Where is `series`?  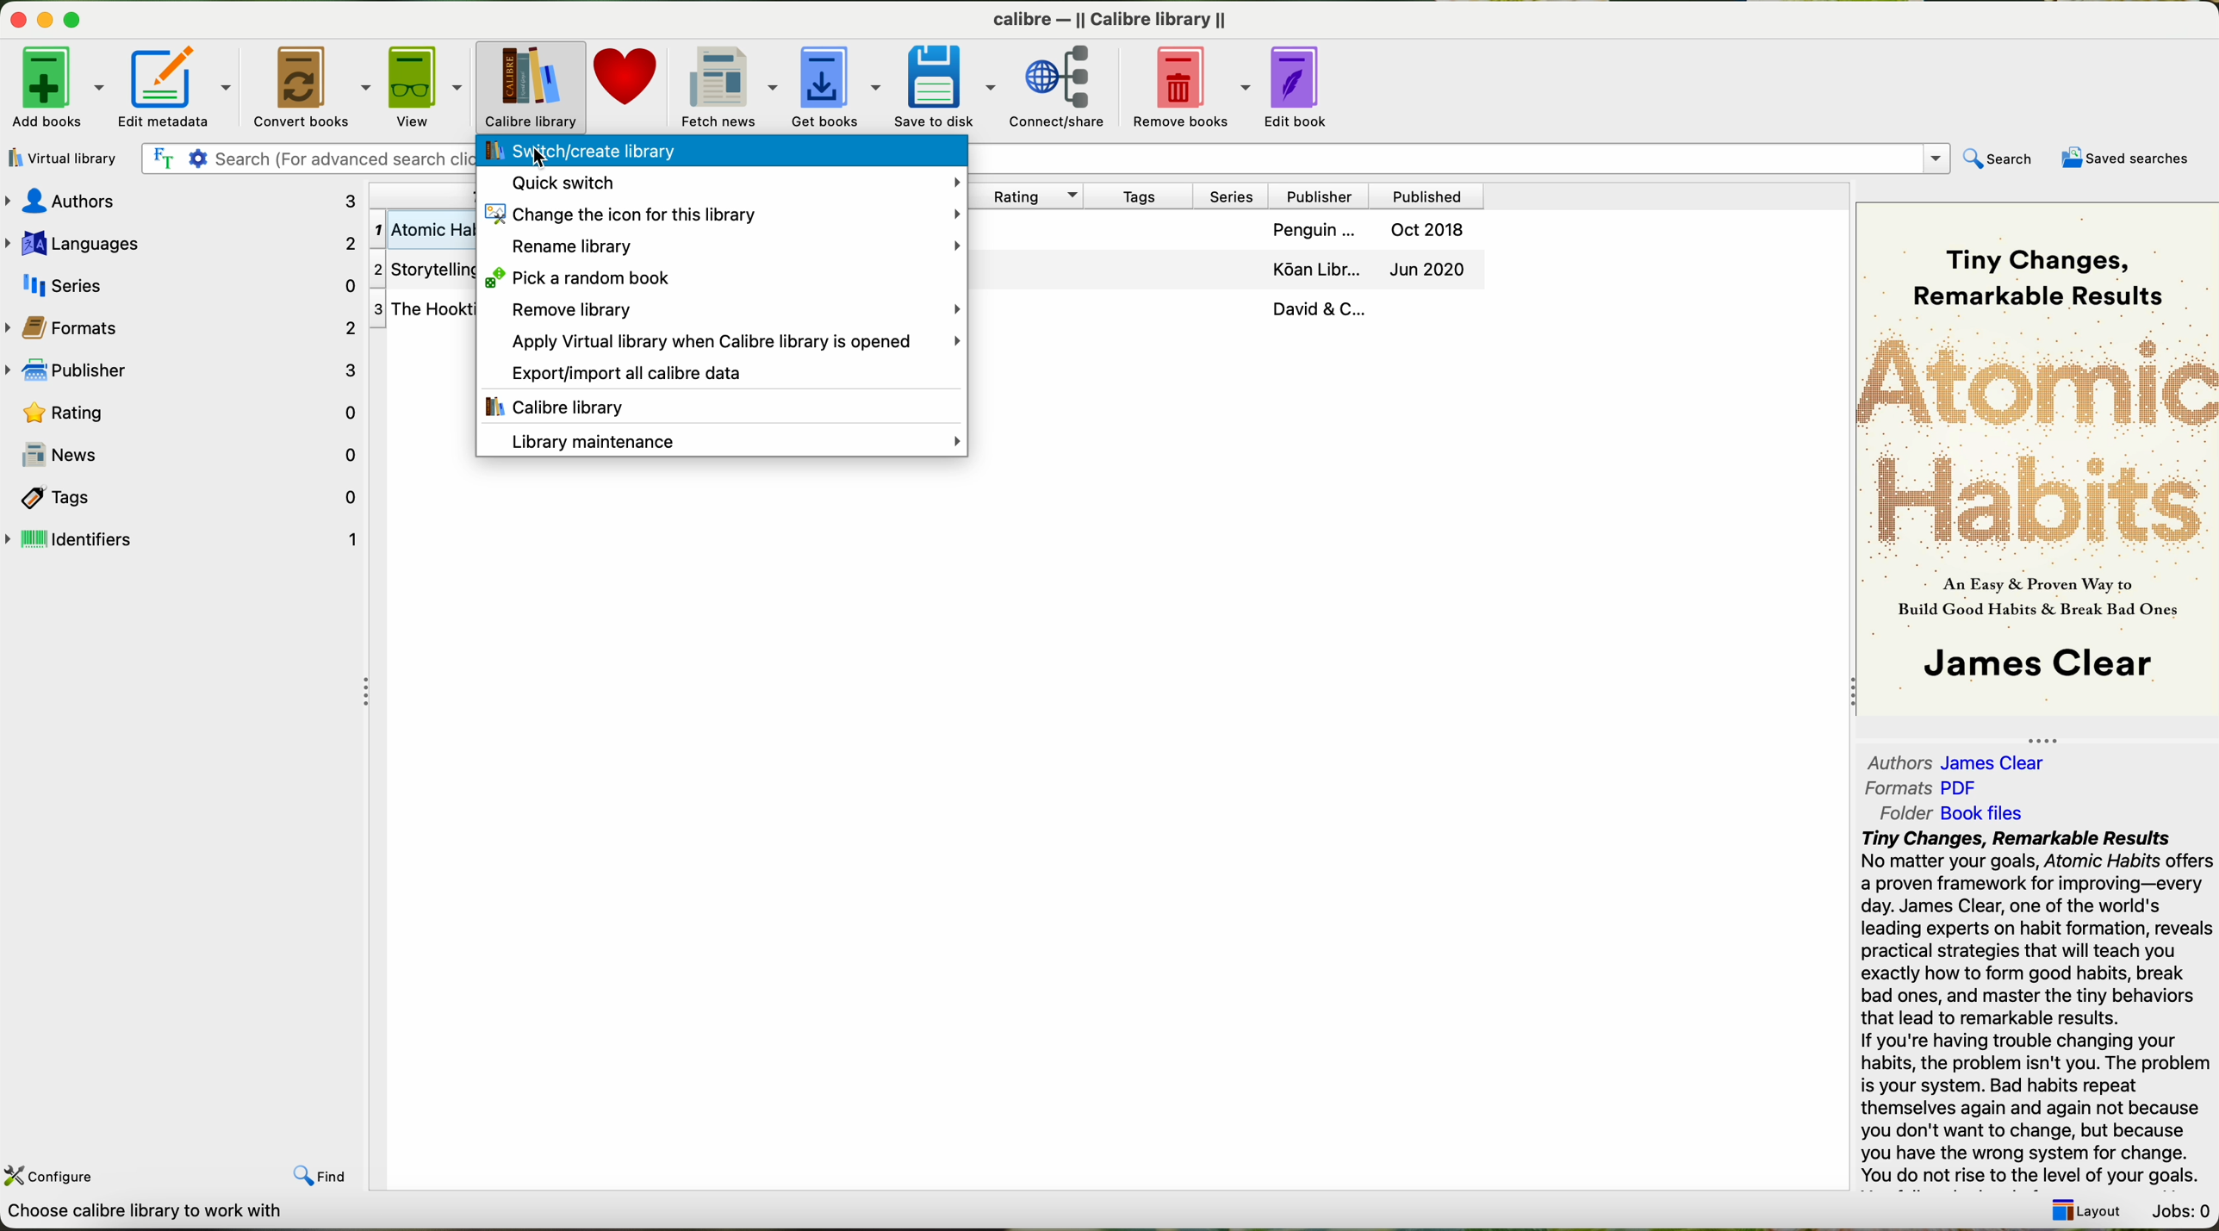
series is located at coordinates (182, 283).